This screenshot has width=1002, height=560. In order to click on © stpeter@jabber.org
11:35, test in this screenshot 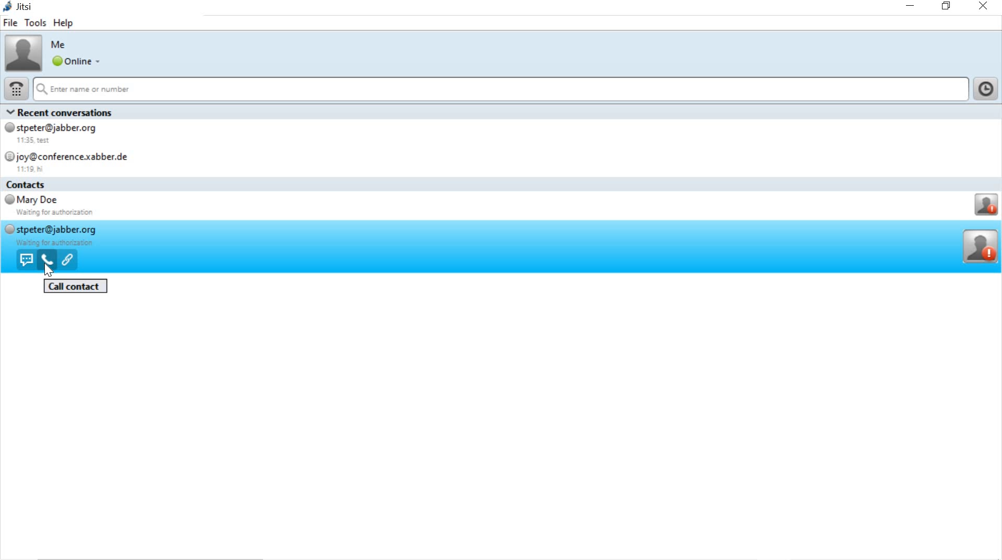, I will do `click(57, 133)`.